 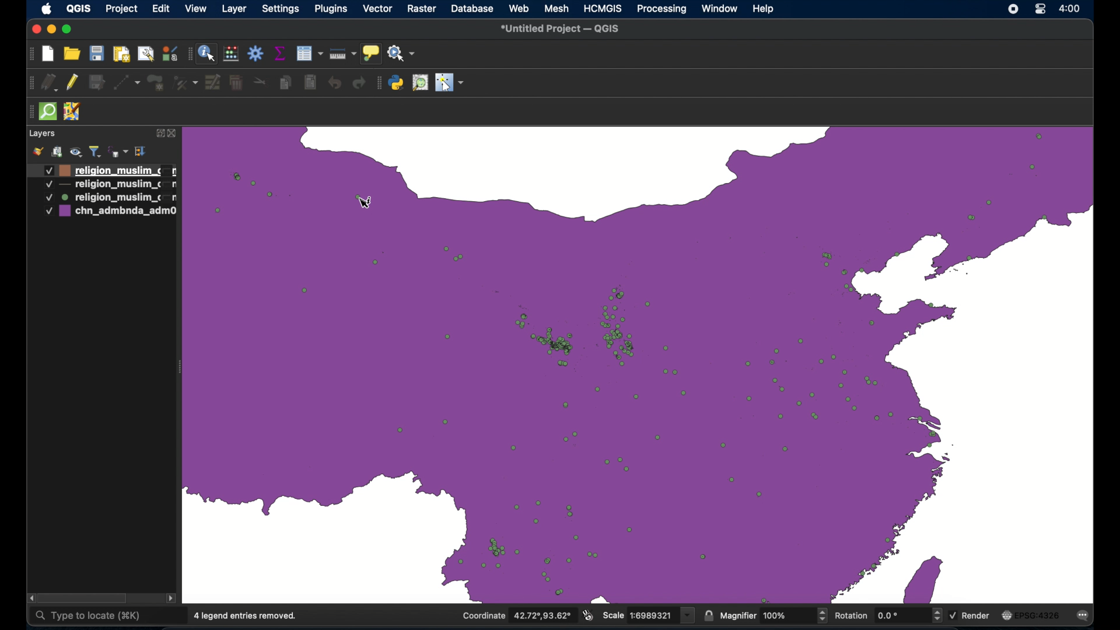 I want to click on layer, so click(x=235, y=9).